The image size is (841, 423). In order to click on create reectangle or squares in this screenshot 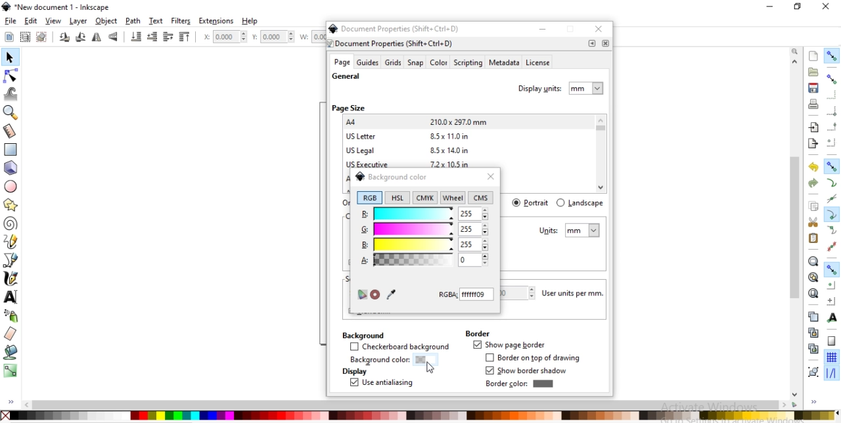, I will do `click(11, 148)`.